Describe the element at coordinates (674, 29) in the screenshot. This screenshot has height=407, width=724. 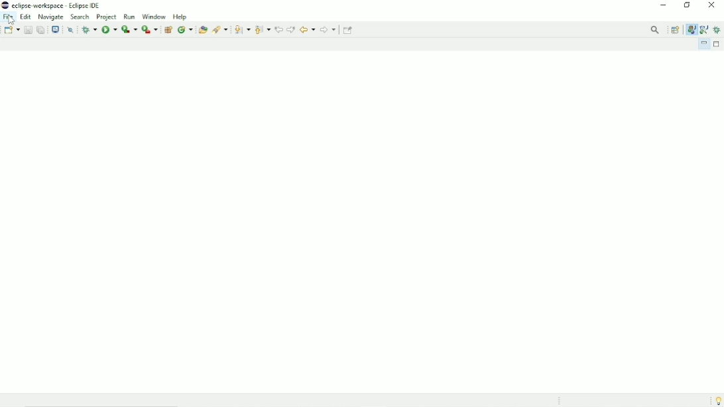
I see `Open perspective` at that location.